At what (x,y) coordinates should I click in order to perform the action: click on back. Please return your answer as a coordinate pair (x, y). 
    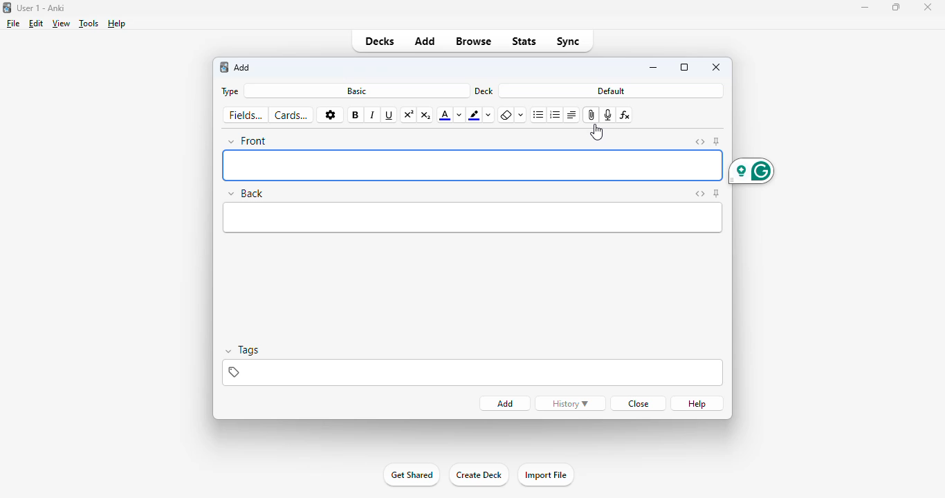
    Looking at the image, I should click on (246, 194).